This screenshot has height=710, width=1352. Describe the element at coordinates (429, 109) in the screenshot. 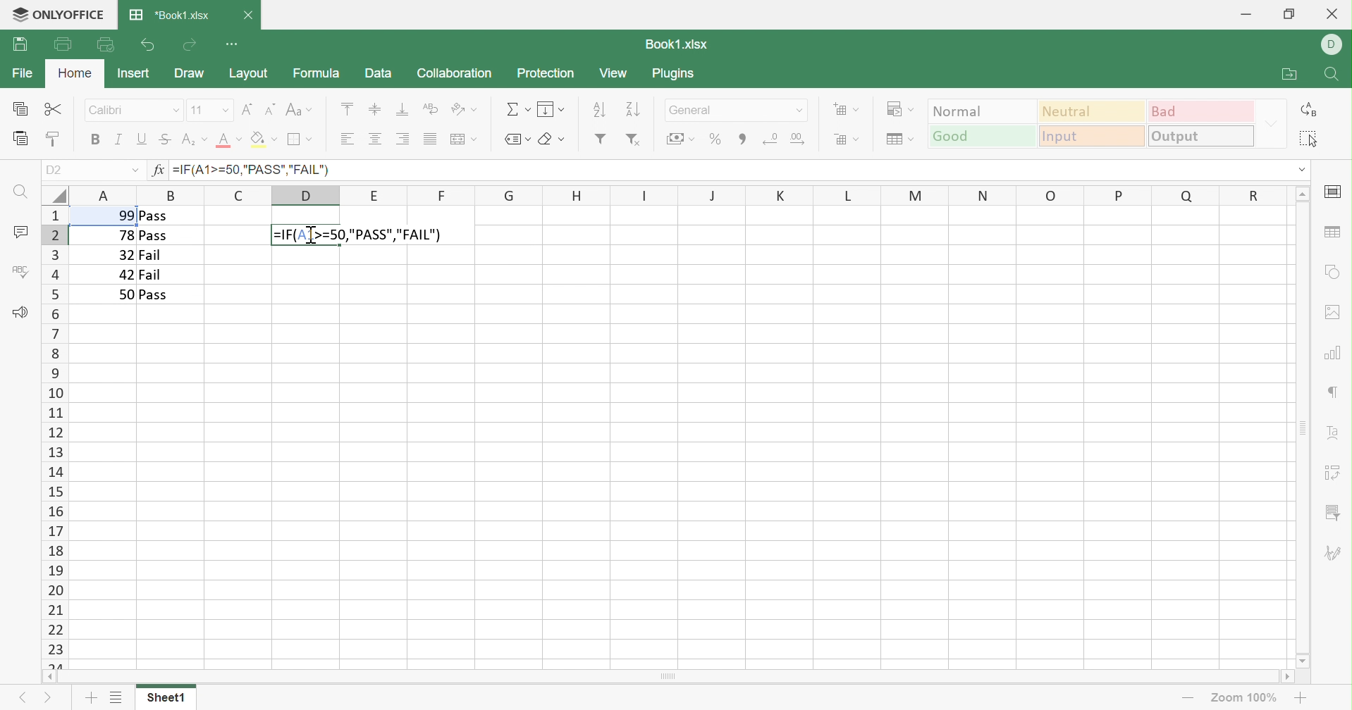

I see `Wrap text` at that location.